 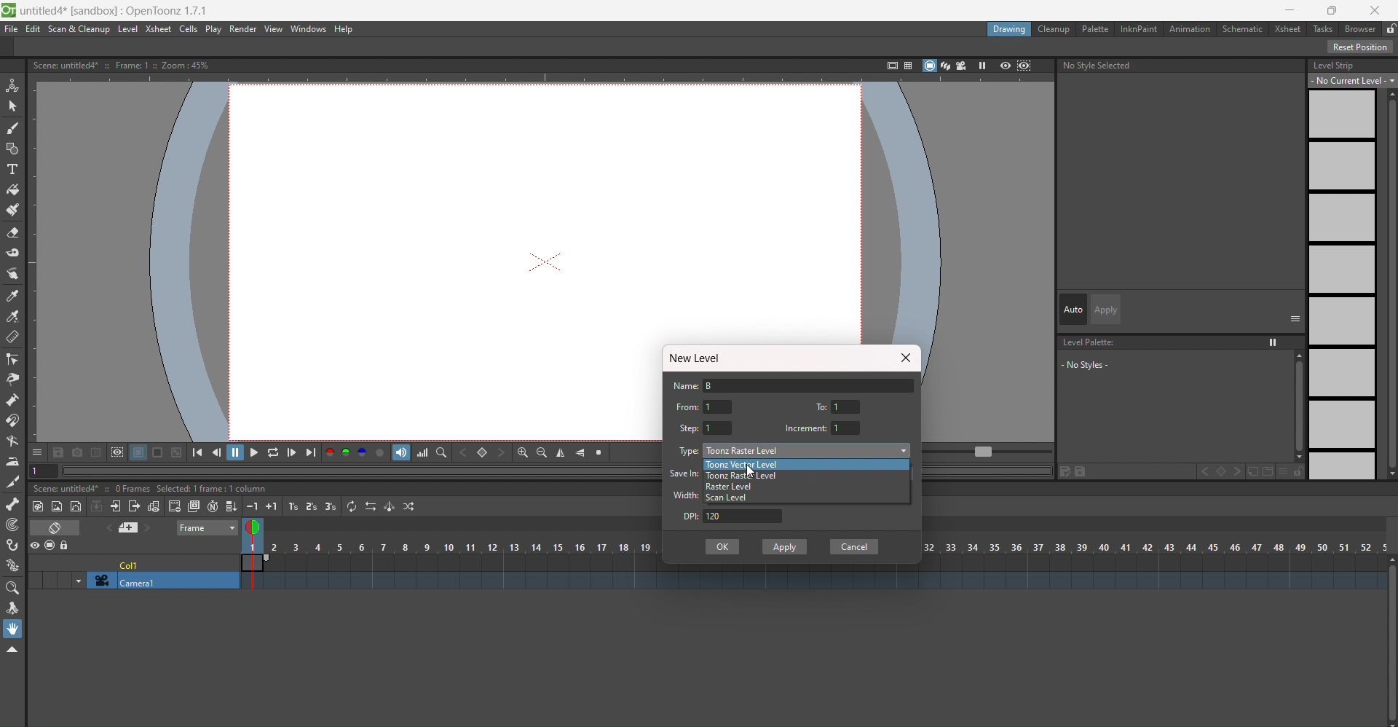 What do you see at coordinates (33, 30) in the screenshot?
I see `edit` at bounding box center [33, 30].